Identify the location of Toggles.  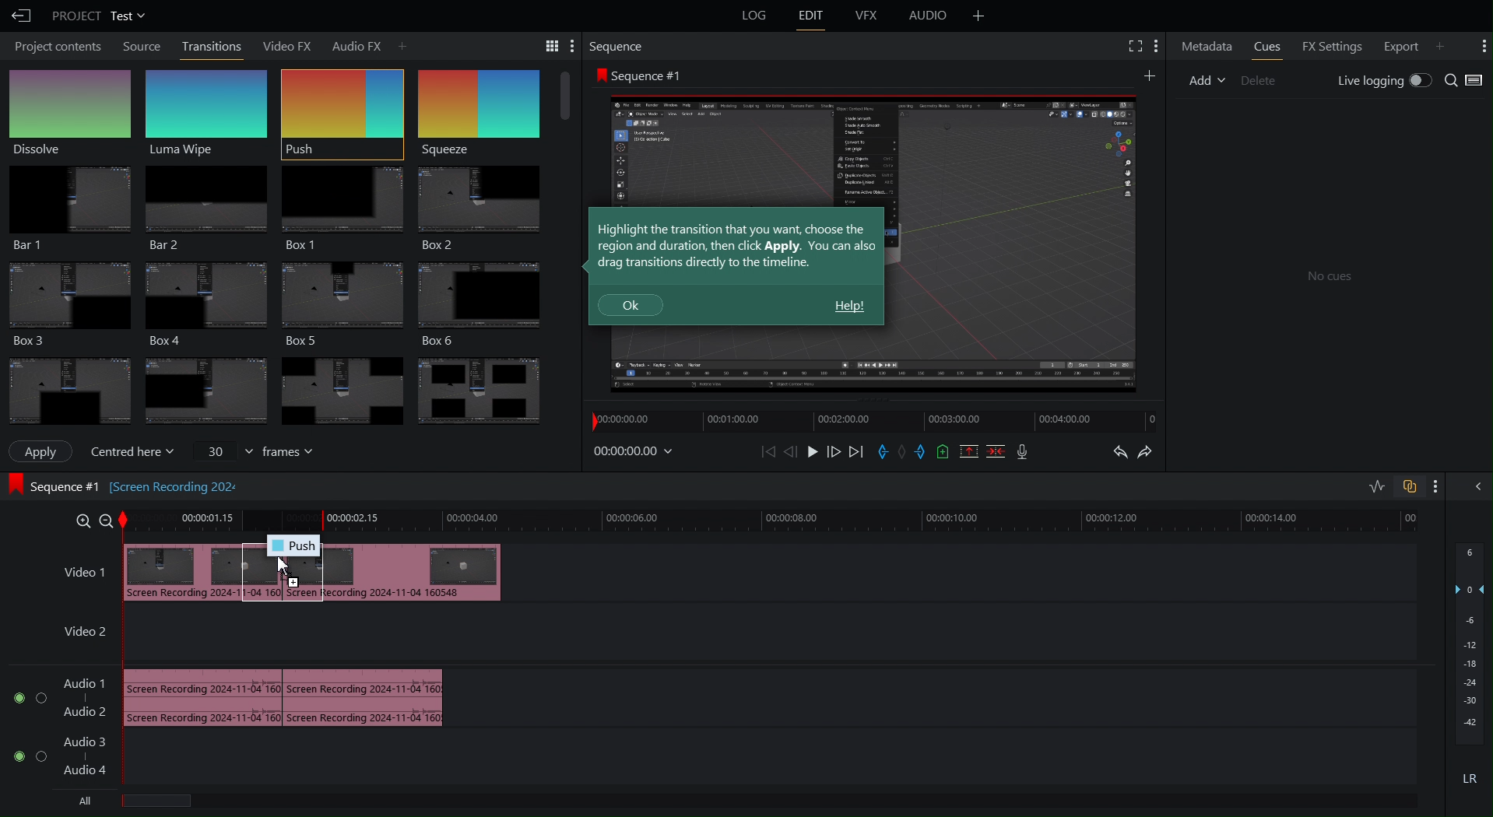
(1403, 486).